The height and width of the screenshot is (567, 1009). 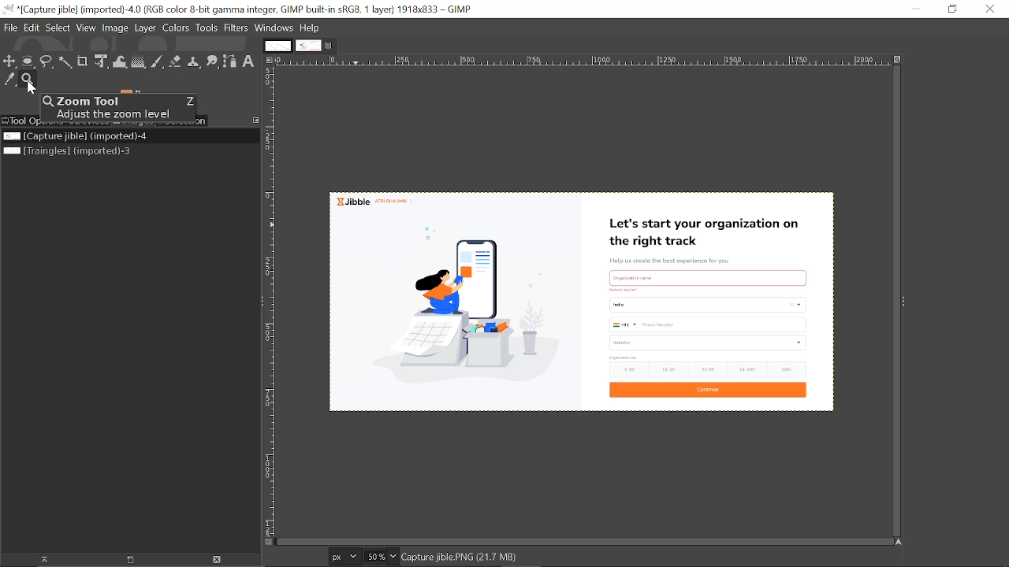 What do you see at coordinates (11, 28) in the screenshot?
I see `File` at bounding box center [11, 28].